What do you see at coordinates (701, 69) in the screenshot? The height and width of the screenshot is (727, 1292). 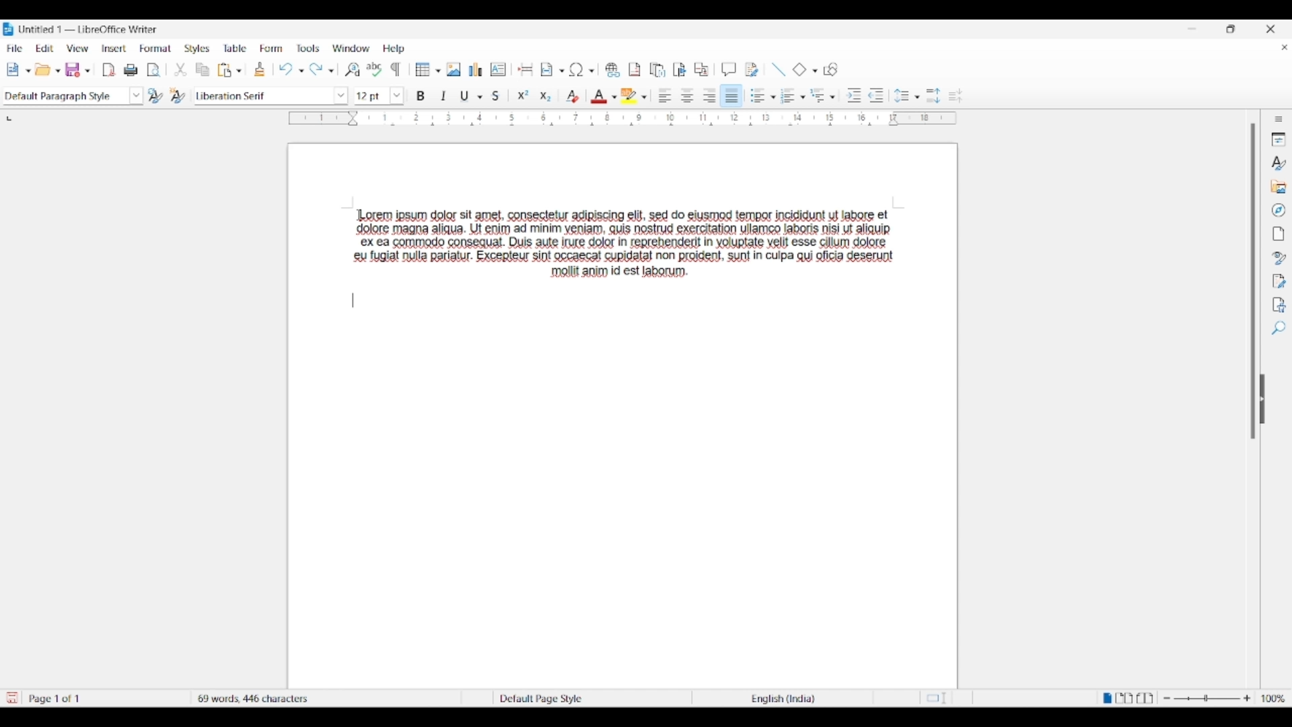 I see `Insert cross reference` at bounding box center [701, 69].